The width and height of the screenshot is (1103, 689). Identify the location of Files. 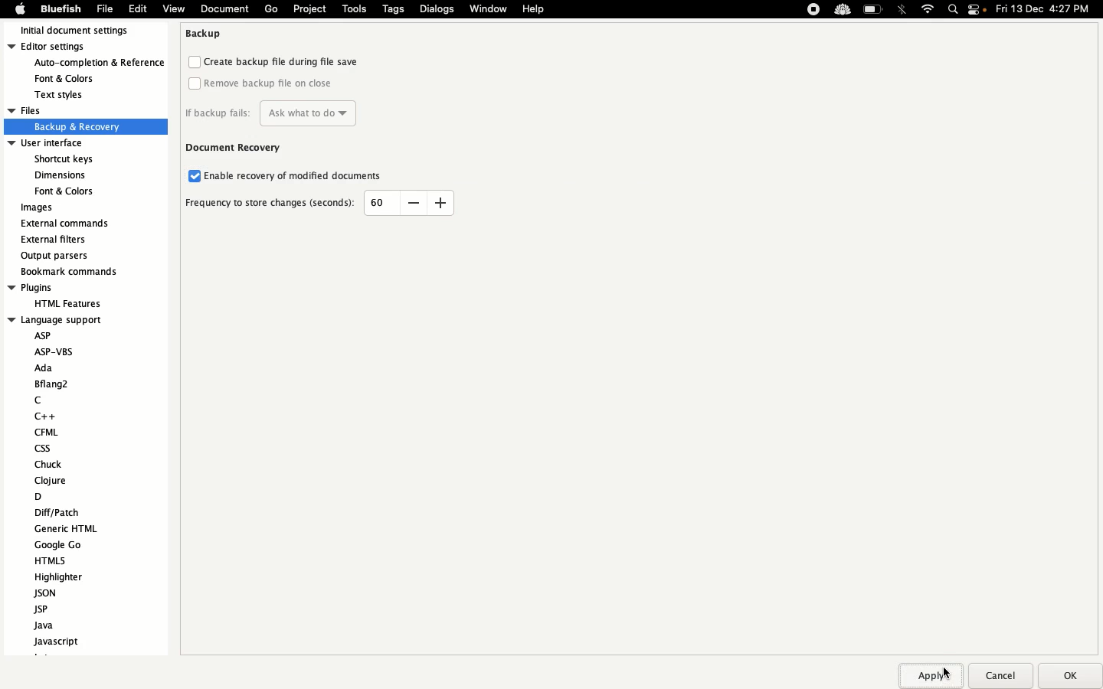
(72, 119).